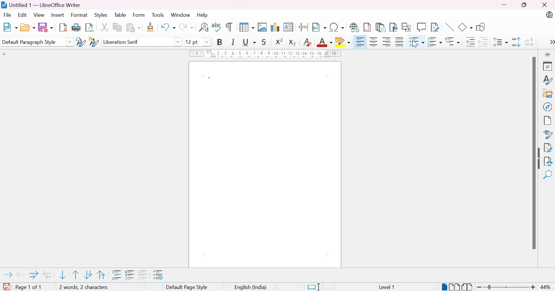  What do you see at coordinates (388, 286) in the screenshot?
I see `level 1` at bounding box center [388, 286].